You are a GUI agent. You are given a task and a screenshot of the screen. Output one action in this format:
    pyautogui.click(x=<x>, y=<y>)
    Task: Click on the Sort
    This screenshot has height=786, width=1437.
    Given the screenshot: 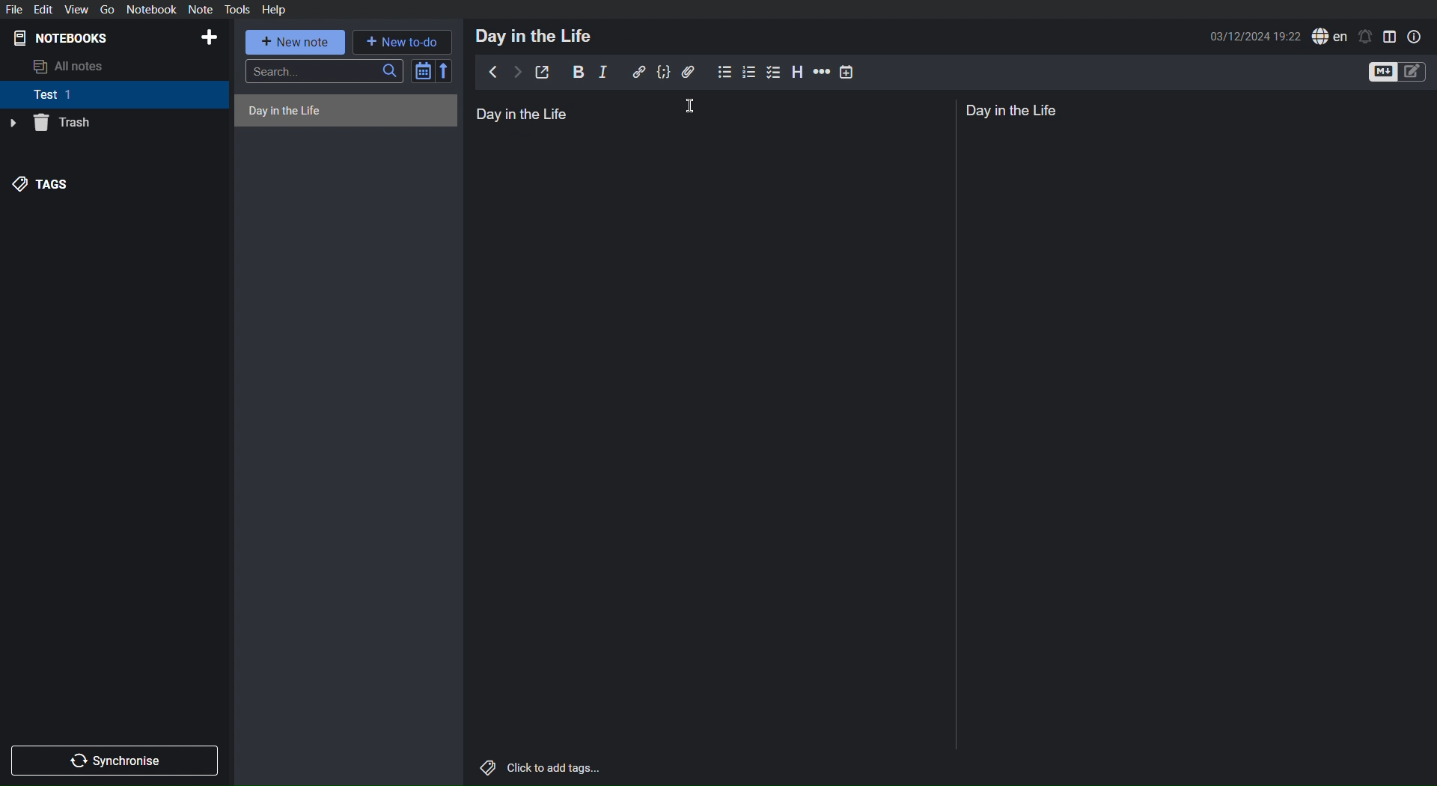 What is the action you would take?
    pyautogui.click(x=432, y=71)
    